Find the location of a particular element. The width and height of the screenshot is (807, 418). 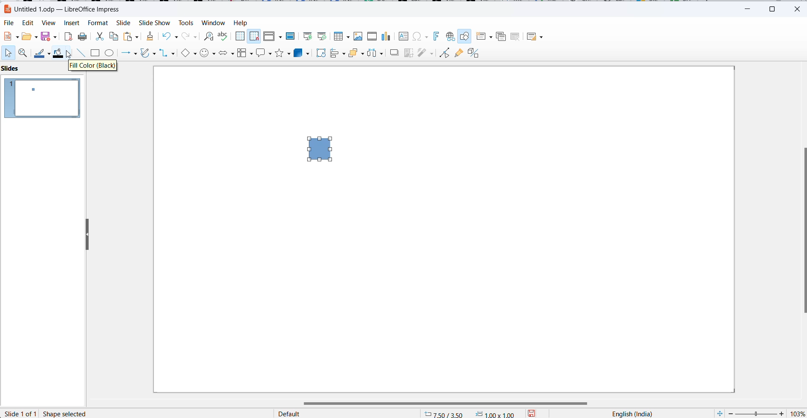

symbol is located at coordinates (208, 54).